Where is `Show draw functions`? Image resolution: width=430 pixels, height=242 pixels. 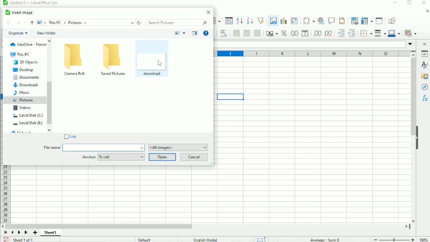
Show draw functions is located at coordinates (392, 20).